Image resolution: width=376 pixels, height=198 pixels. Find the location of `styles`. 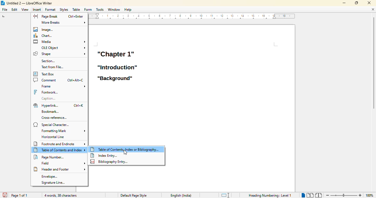

styles is located at coordinates (64, 9).